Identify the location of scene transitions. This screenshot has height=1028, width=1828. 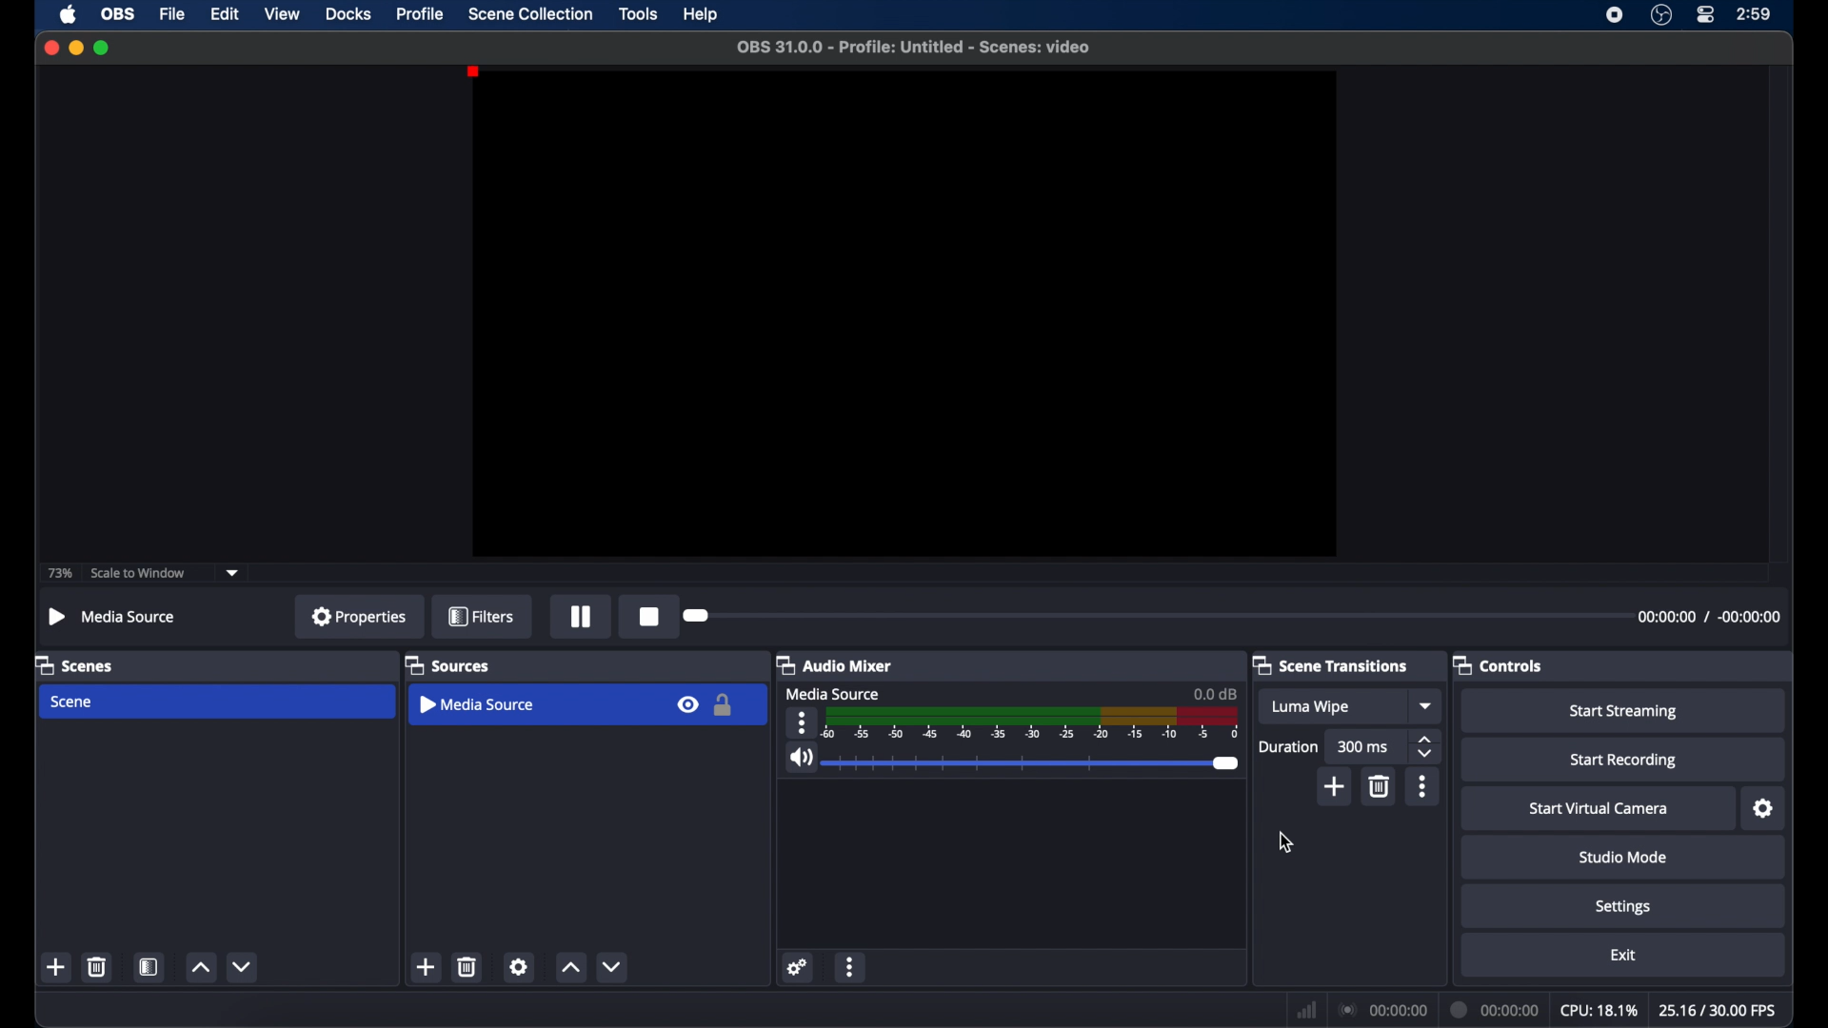
(1330, 664).